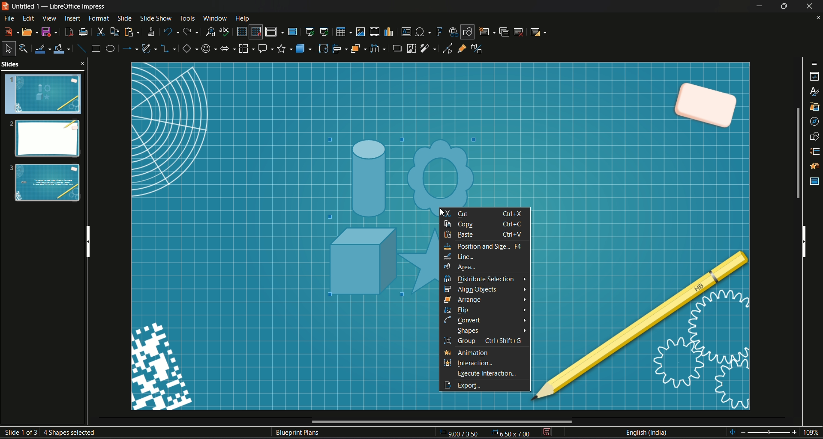 This screenshot has width=823, height=439. Describe the element at coordinates (227, 50) in the screenshot. I see `block arrows` at that location.